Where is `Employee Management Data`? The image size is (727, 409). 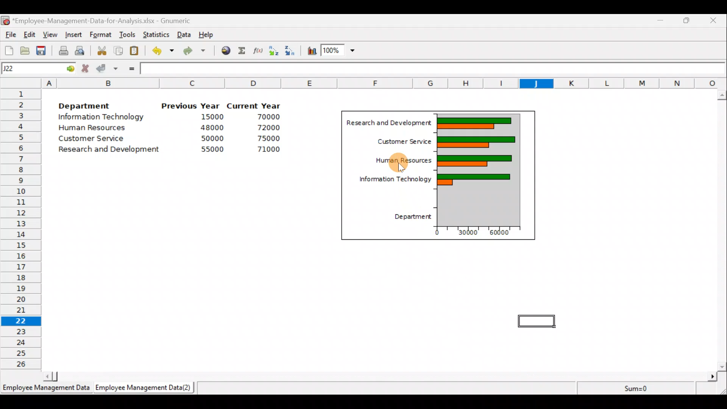 Employee Management Data is located at coordinates (45, 388).